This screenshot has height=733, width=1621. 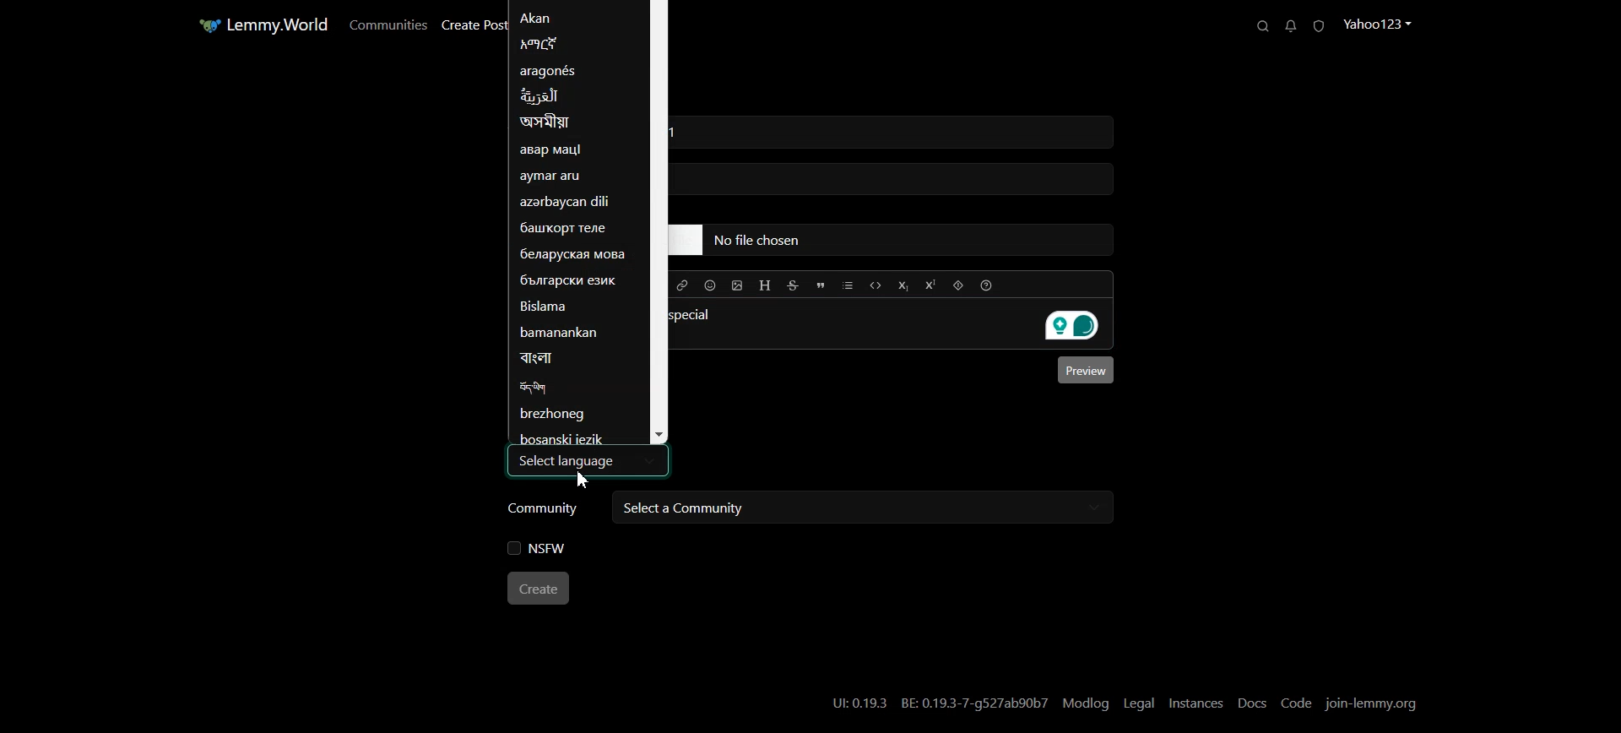 What do you see at coordinates (1382, 24) in the screenshot?
I see `Profile` at bounding box center [1382, 24].